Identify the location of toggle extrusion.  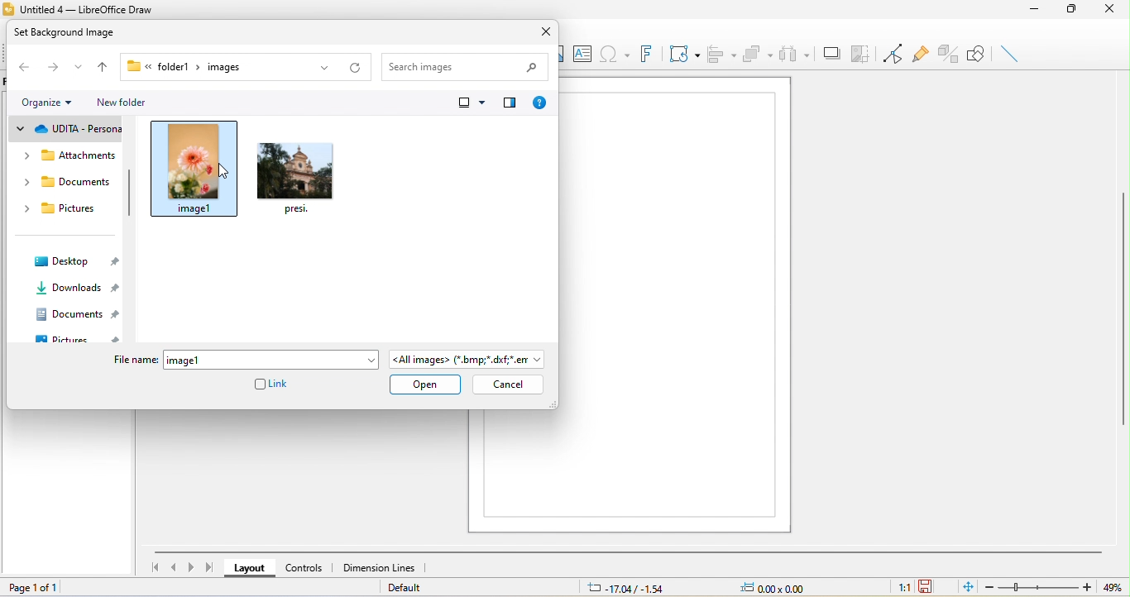
(948, 53).